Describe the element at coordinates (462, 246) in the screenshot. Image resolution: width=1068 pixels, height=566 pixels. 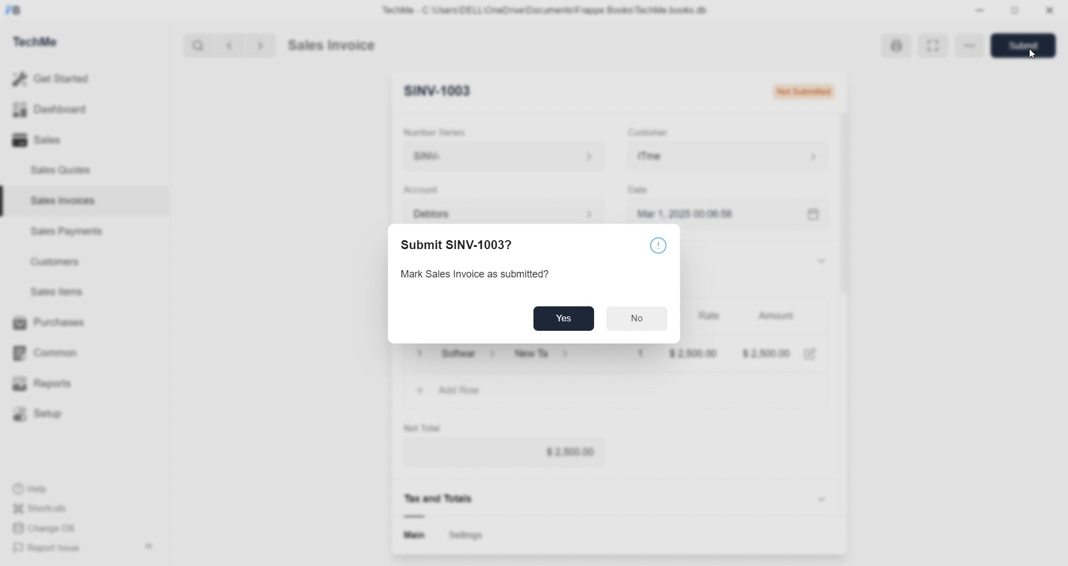
I see `Submit SINV-1003?` at that location.